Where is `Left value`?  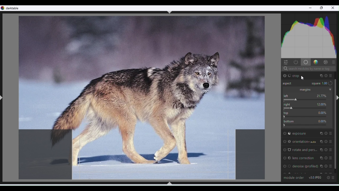
Left value is located at coordinates (307, 99).